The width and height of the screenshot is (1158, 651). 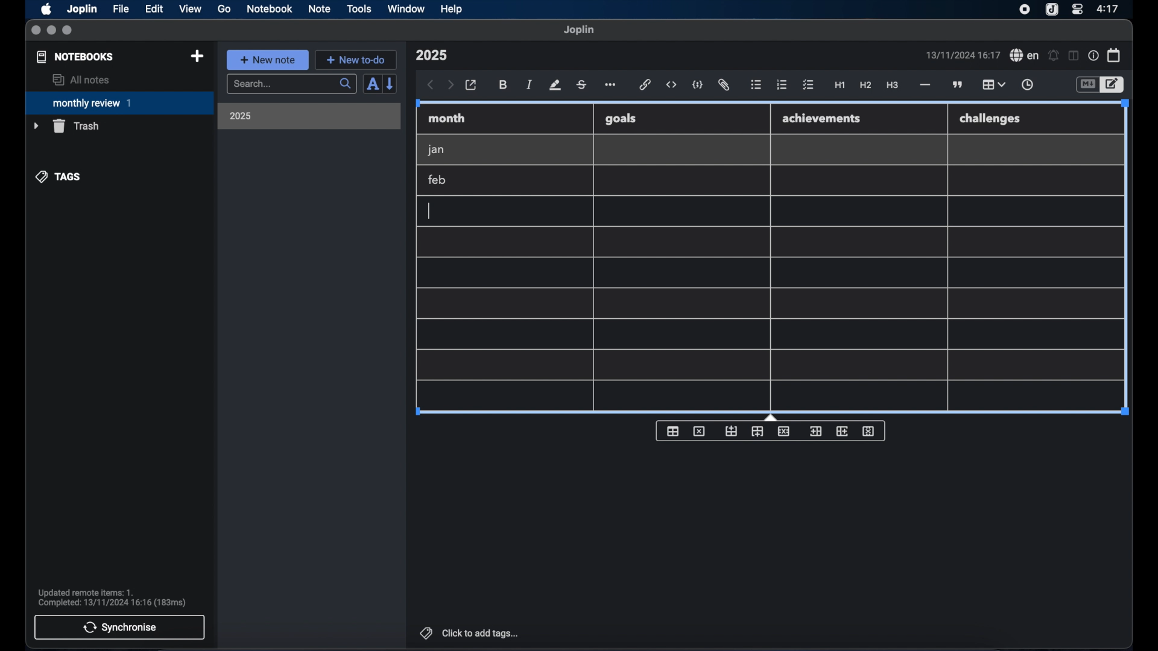 I want to click on code, so click(x=698, y=86).